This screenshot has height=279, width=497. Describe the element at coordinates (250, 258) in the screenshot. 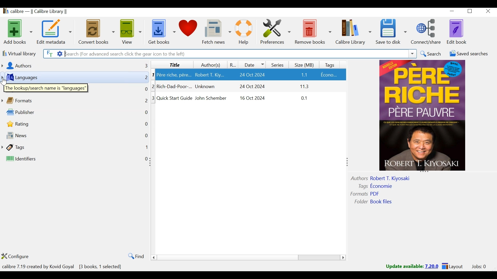

I see `scrollbar` at that location.